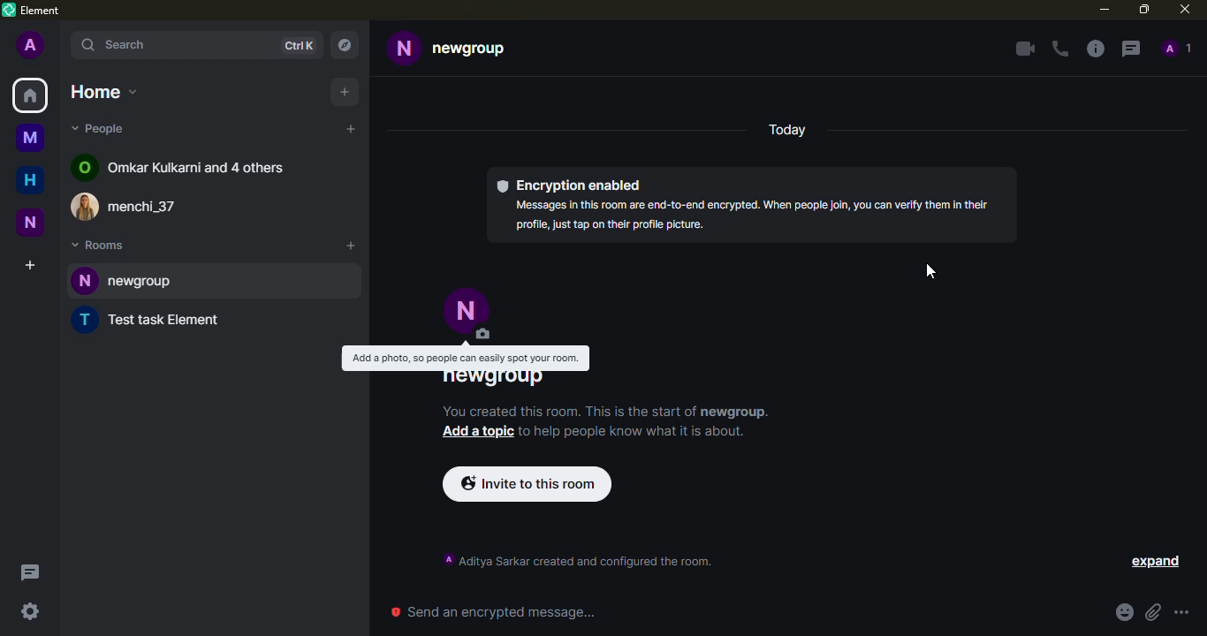  I want to click on Current profile picture, so click(404, 49).